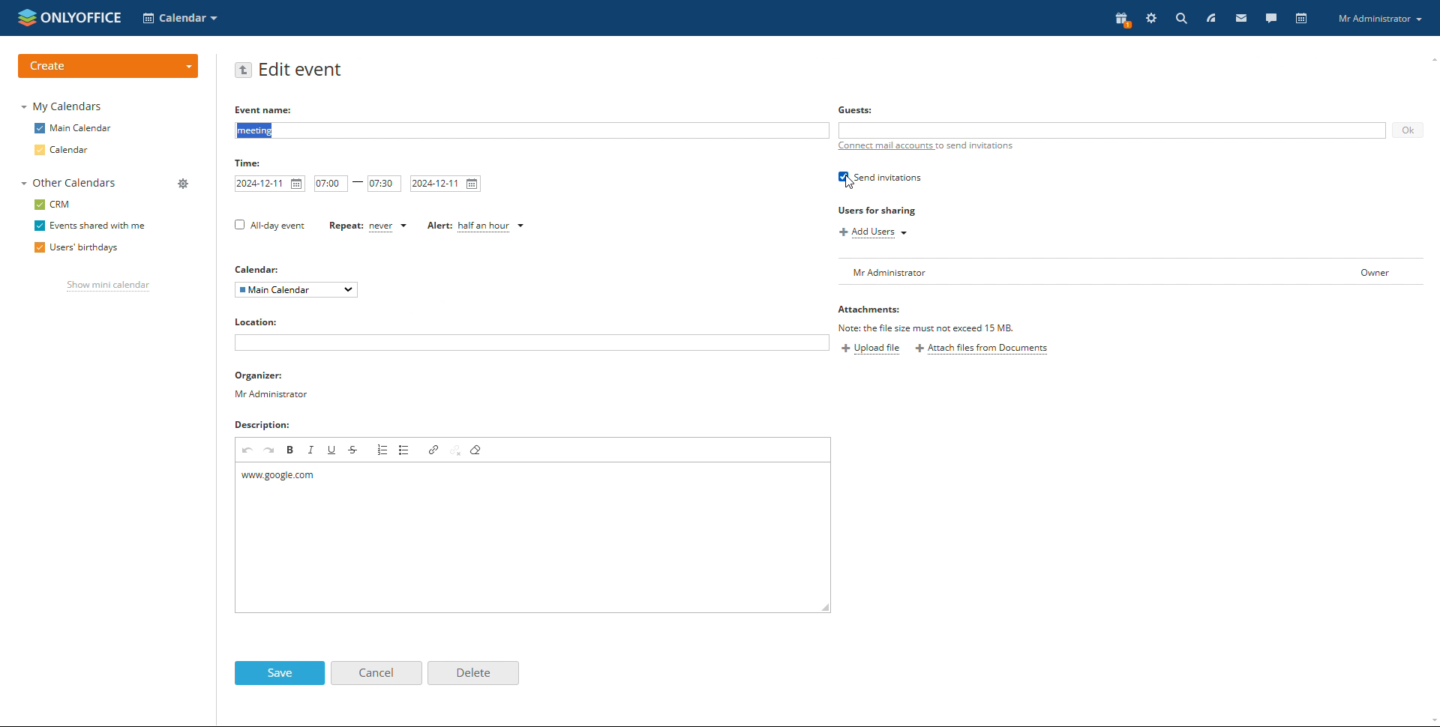  What do you see at coordinates (270, 184) in the screenshot?
I see `start time` at bounding box center [270, 184].